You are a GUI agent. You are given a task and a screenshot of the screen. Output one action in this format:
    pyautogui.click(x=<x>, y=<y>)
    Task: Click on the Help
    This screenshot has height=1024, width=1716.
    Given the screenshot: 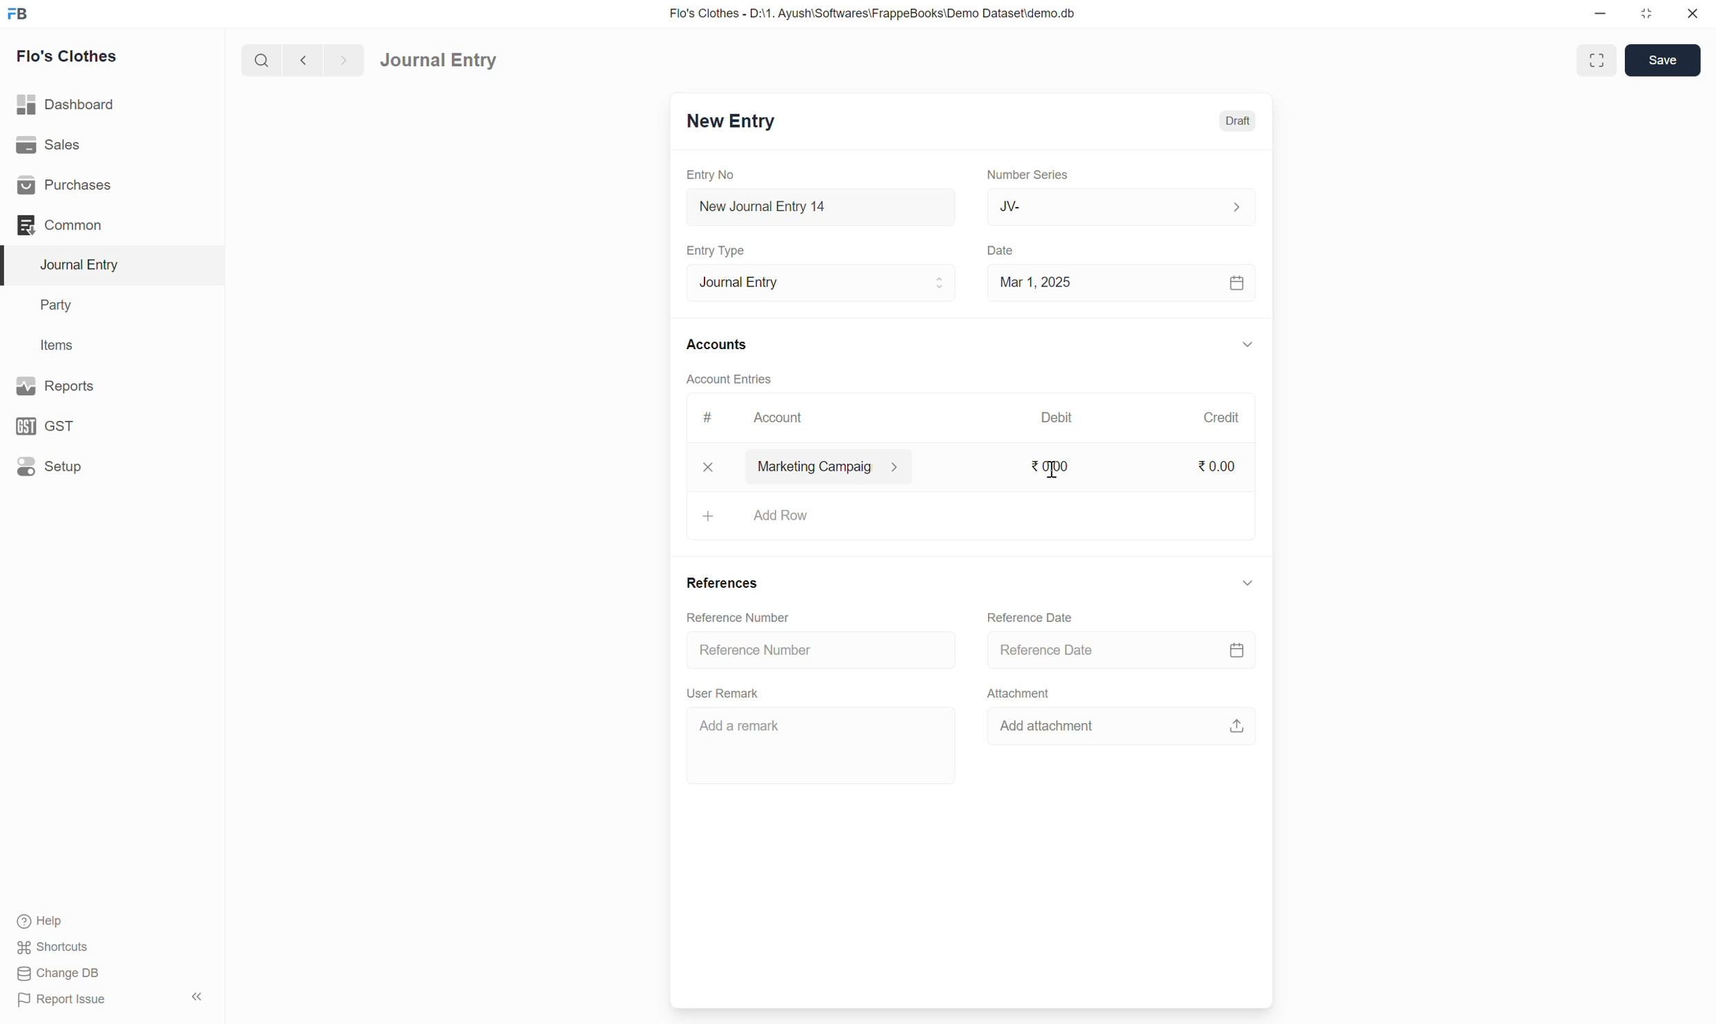 What is the action you would take?
    pyautogui.click(x=43, y=922)
    